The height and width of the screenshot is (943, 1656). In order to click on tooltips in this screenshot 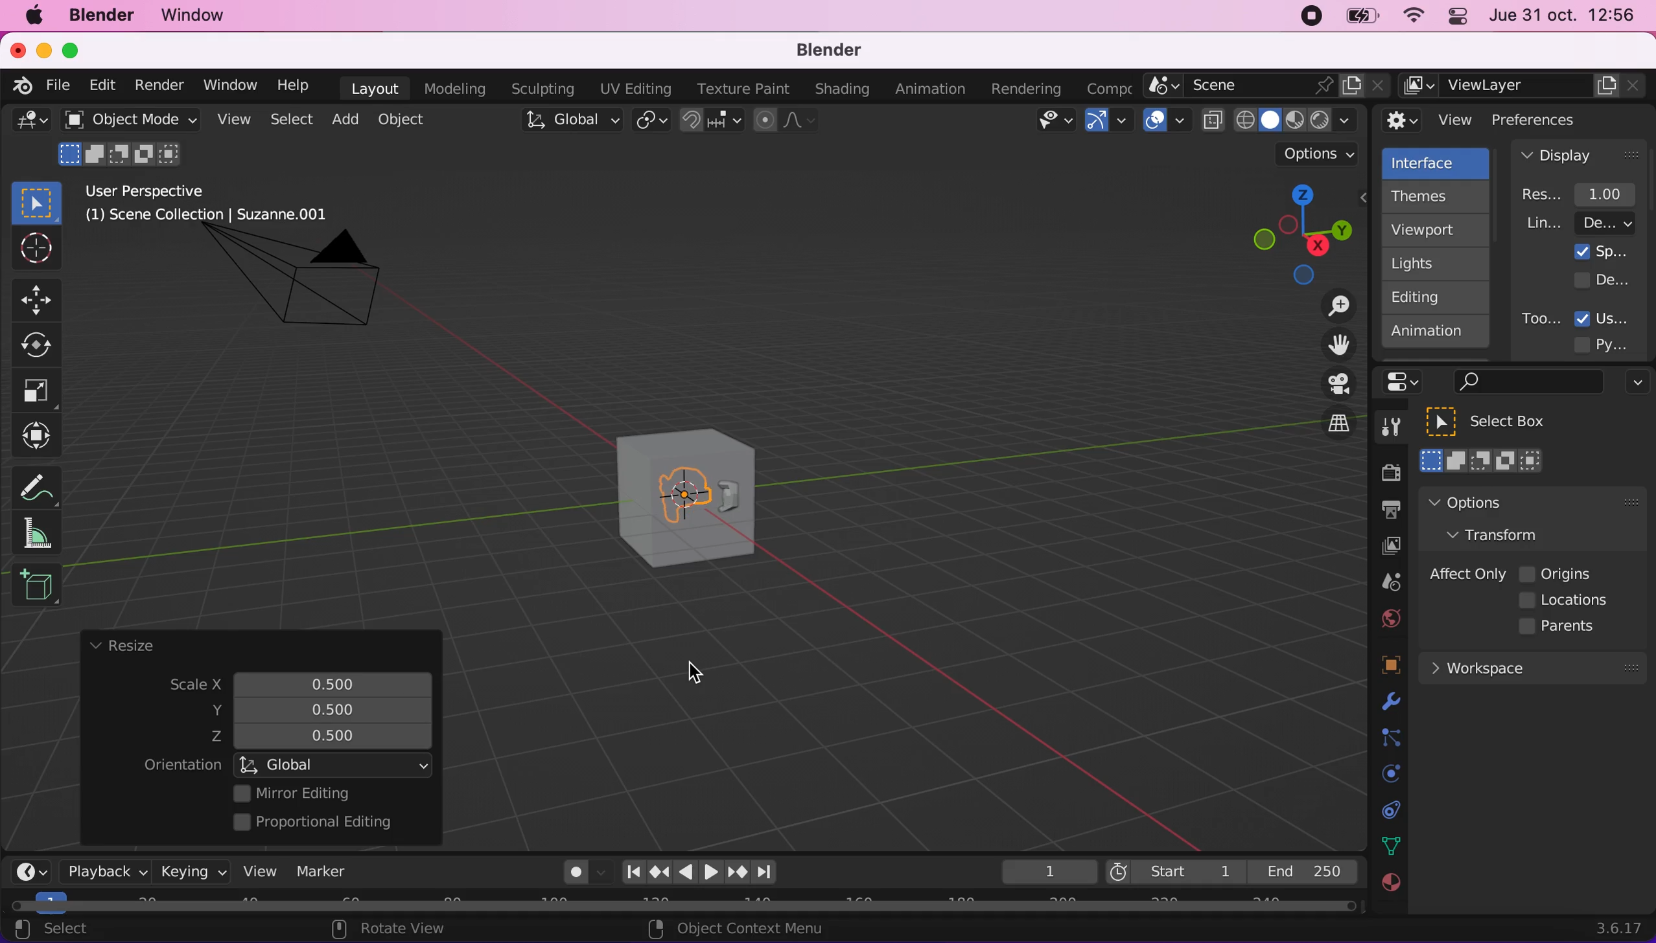, I will do `click(1540, 318)`.